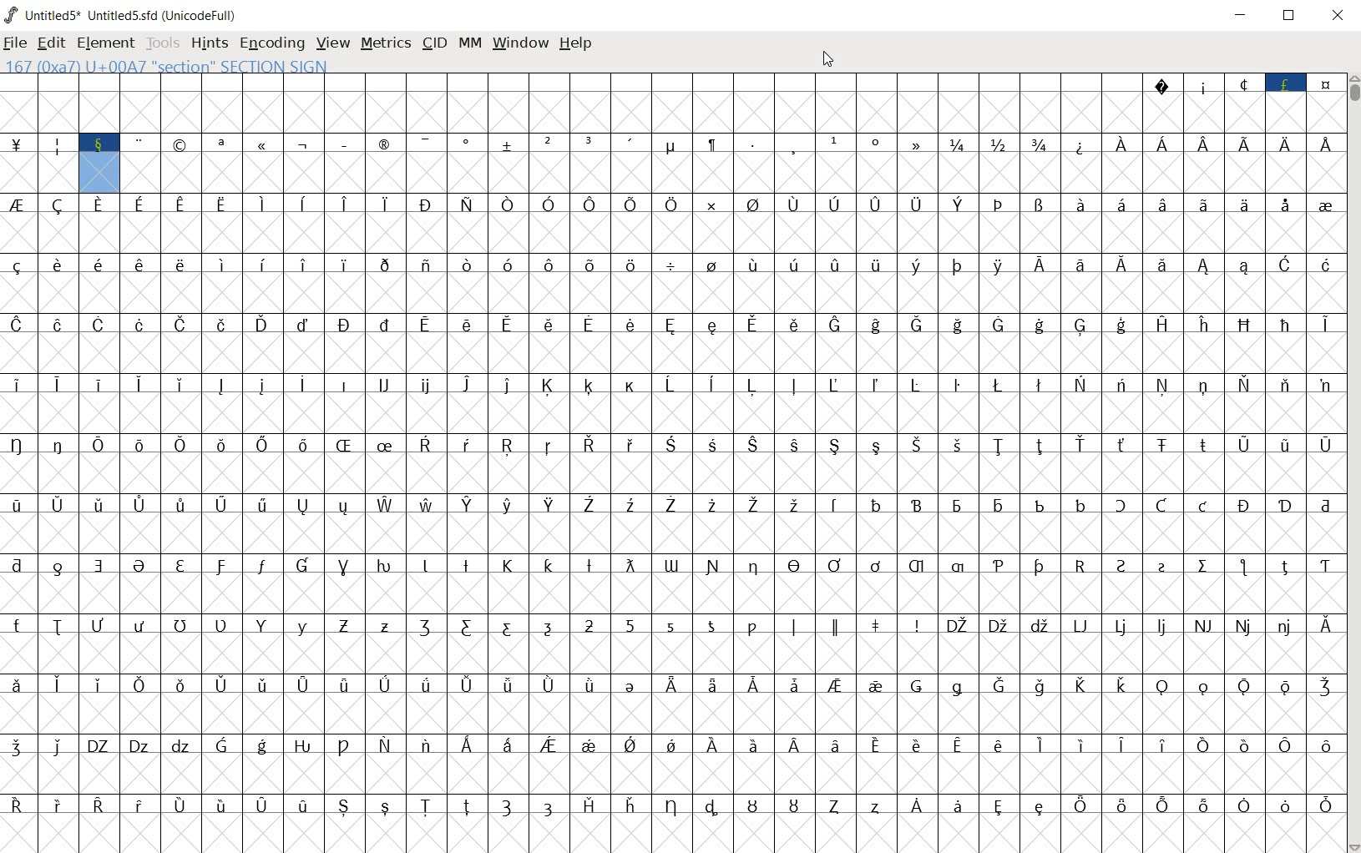  Describe the element at coordinates (16, 43) in the screenshot. I see `file` at that location.